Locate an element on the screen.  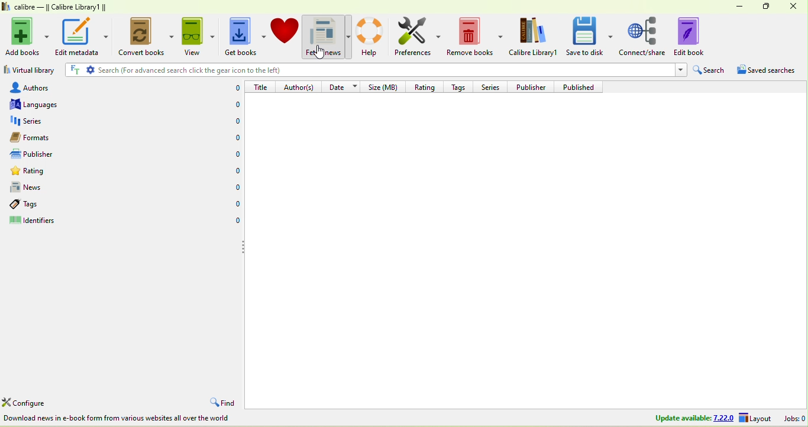
published is located at coordinates (584, 86).